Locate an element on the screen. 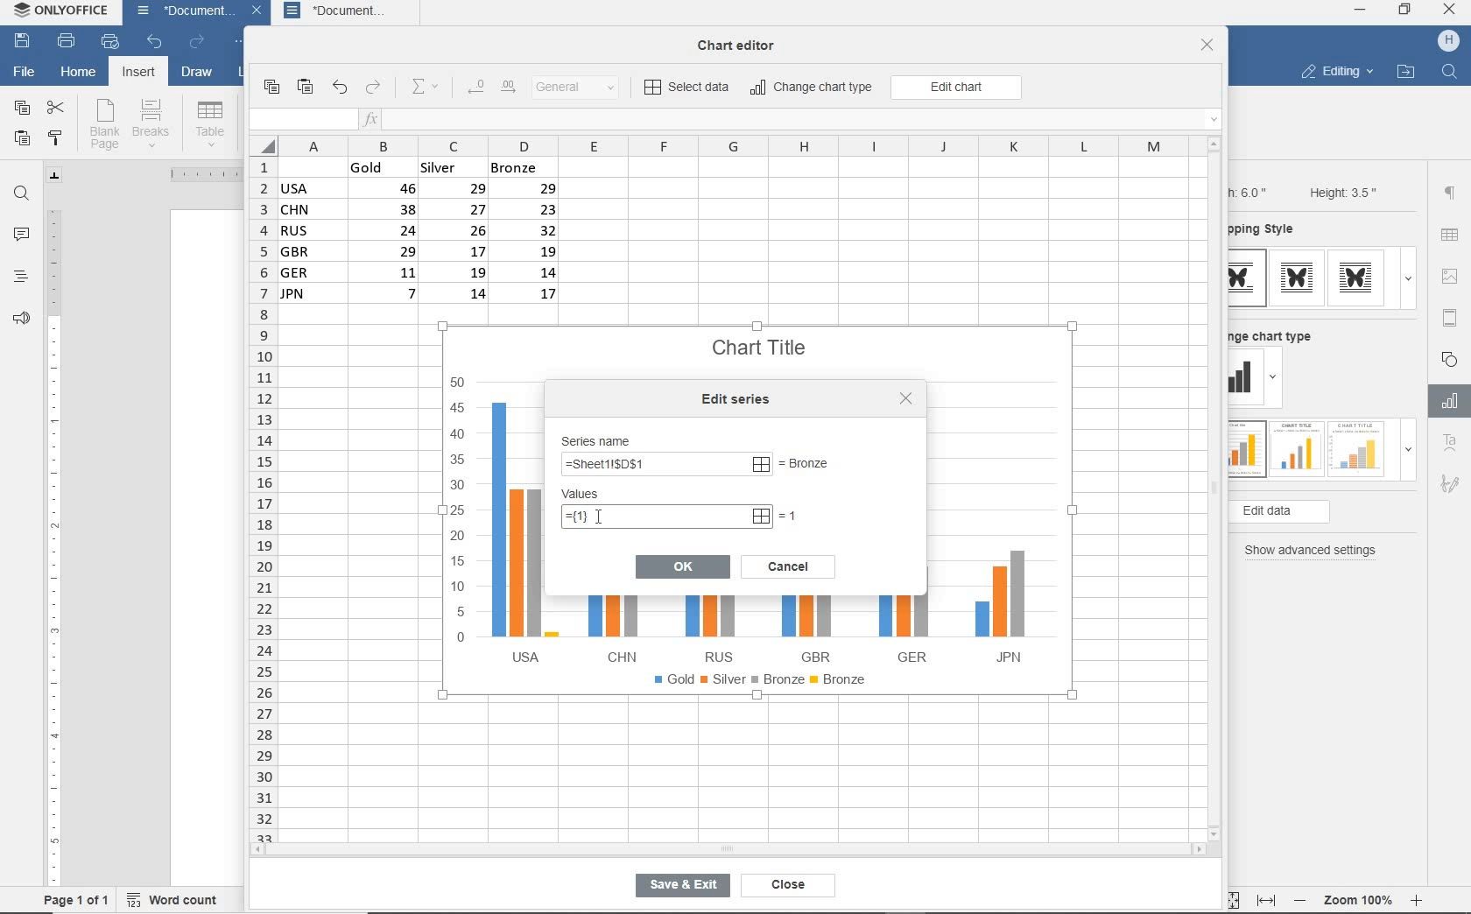  Chart settings is located at coordinates (1446, 401).